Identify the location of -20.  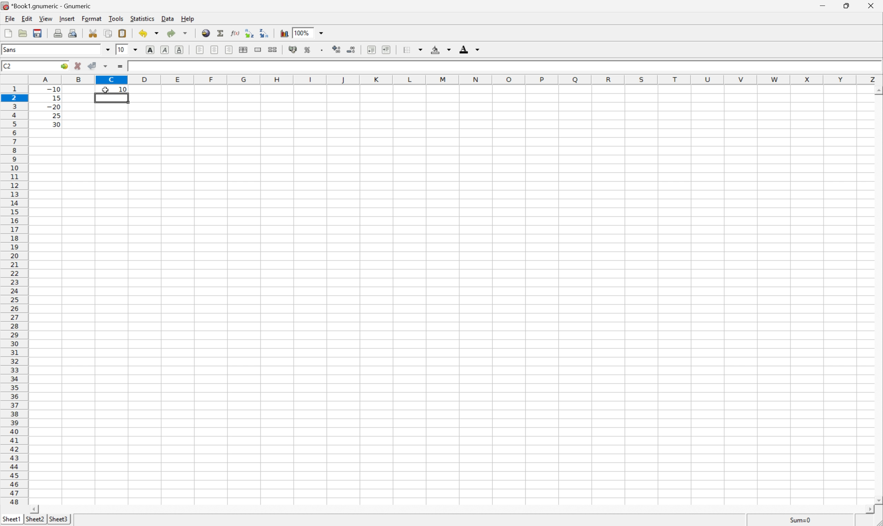
(54, 107).